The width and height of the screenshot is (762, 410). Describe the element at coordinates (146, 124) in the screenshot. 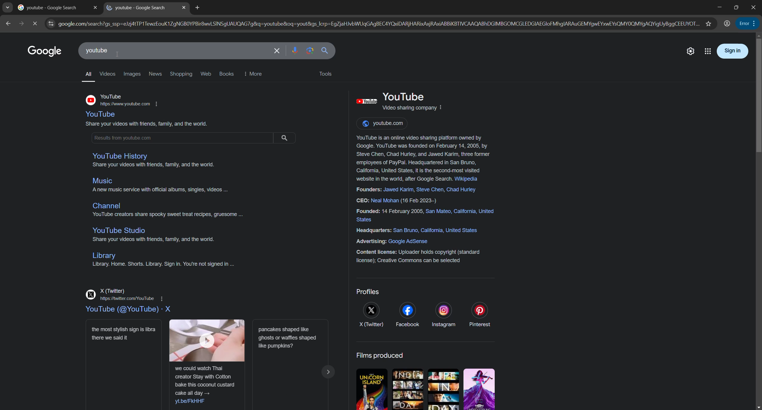

I see `share your videos with friends,family, and the world` at that location.